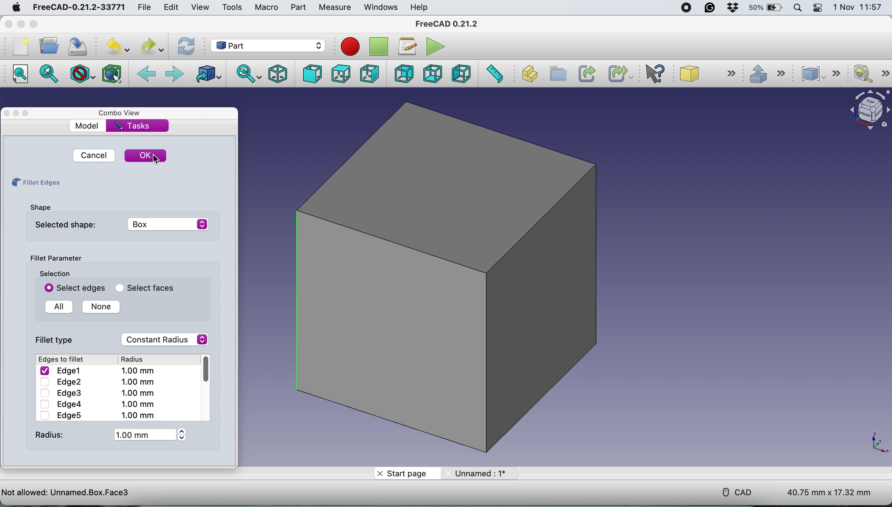 Image resolution: width=892 pixels, height=507 pixels. Describe the element at coordinates (207, 75) in the screenshot. I see `go to linked object` at that location.